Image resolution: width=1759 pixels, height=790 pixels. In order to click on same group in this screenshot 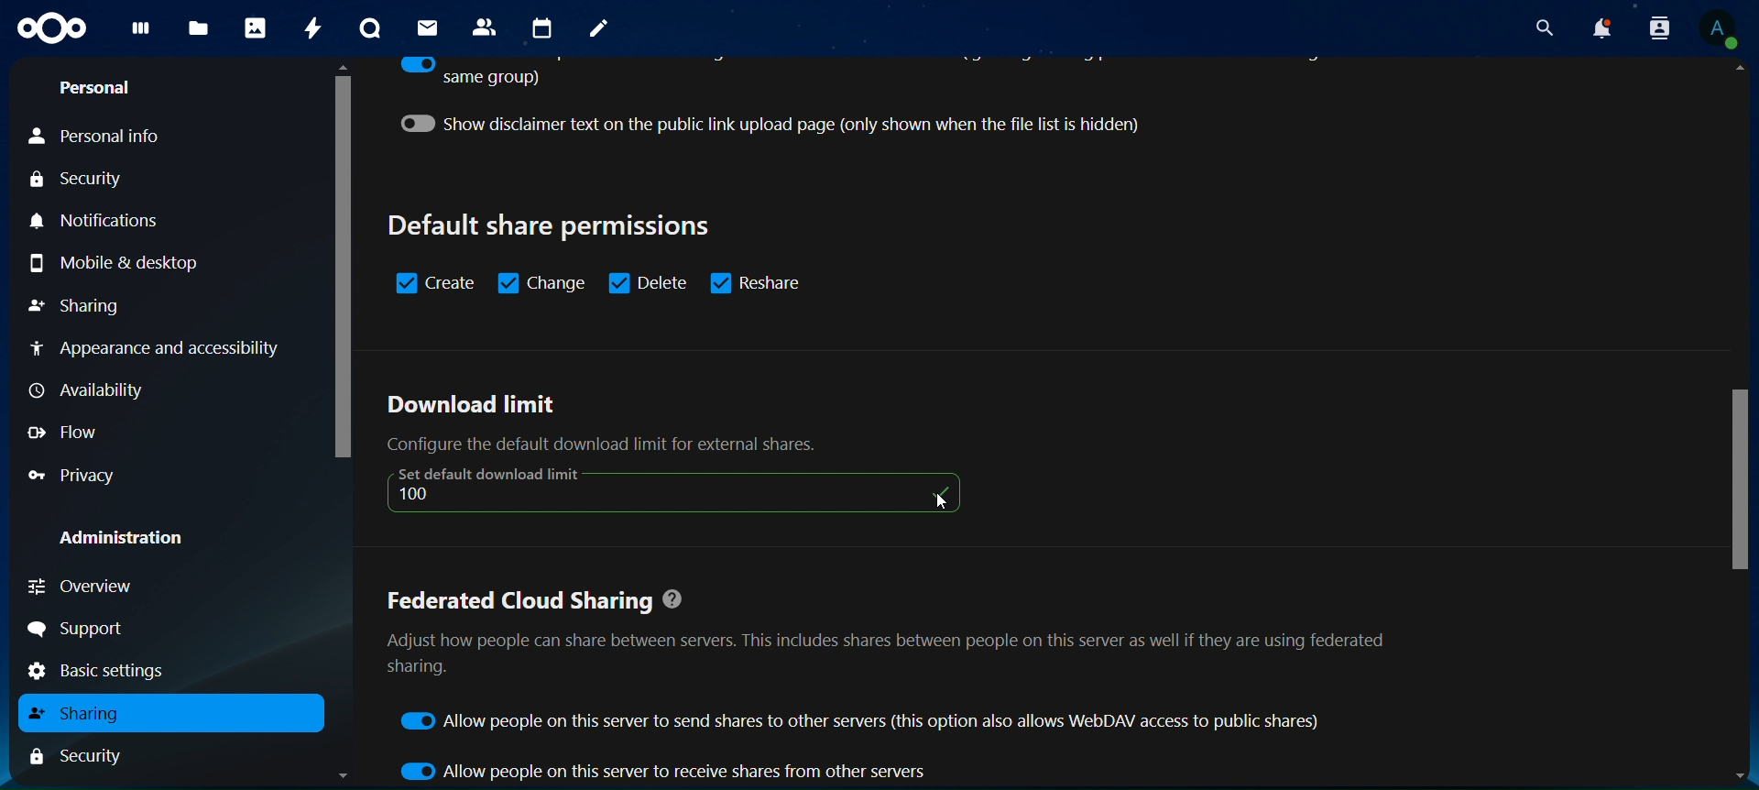, I will do `click(469, 73)`.